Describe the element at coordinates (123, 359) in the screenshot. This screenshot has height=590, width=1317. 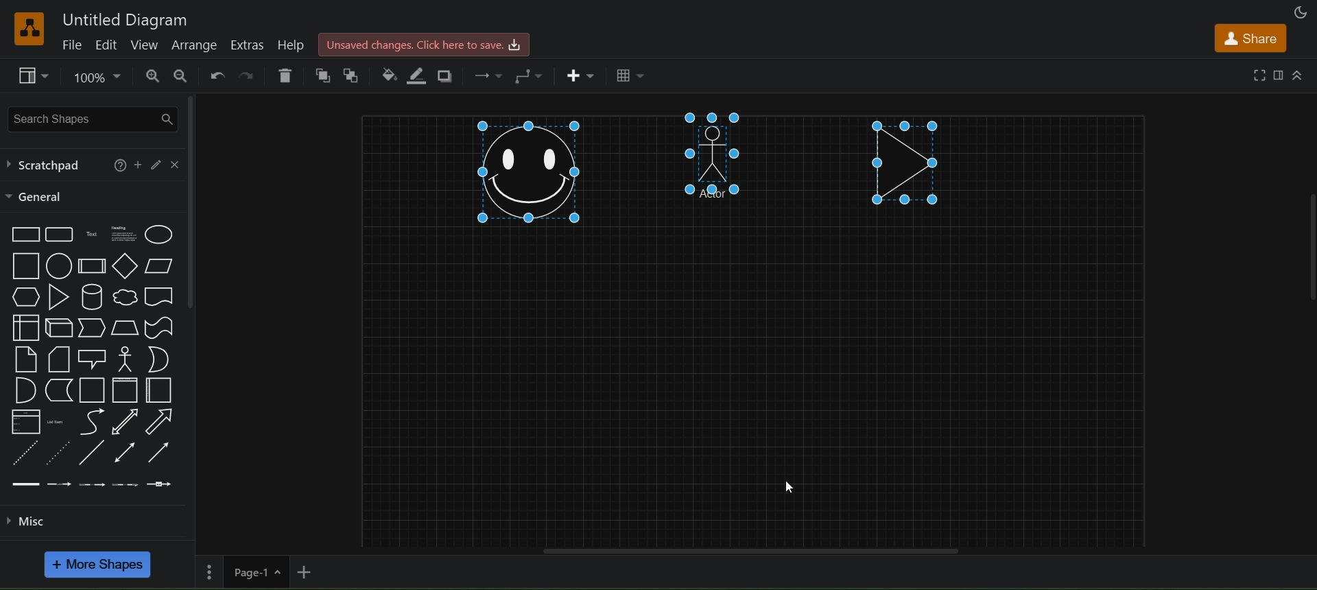
I see `actor` at that location.